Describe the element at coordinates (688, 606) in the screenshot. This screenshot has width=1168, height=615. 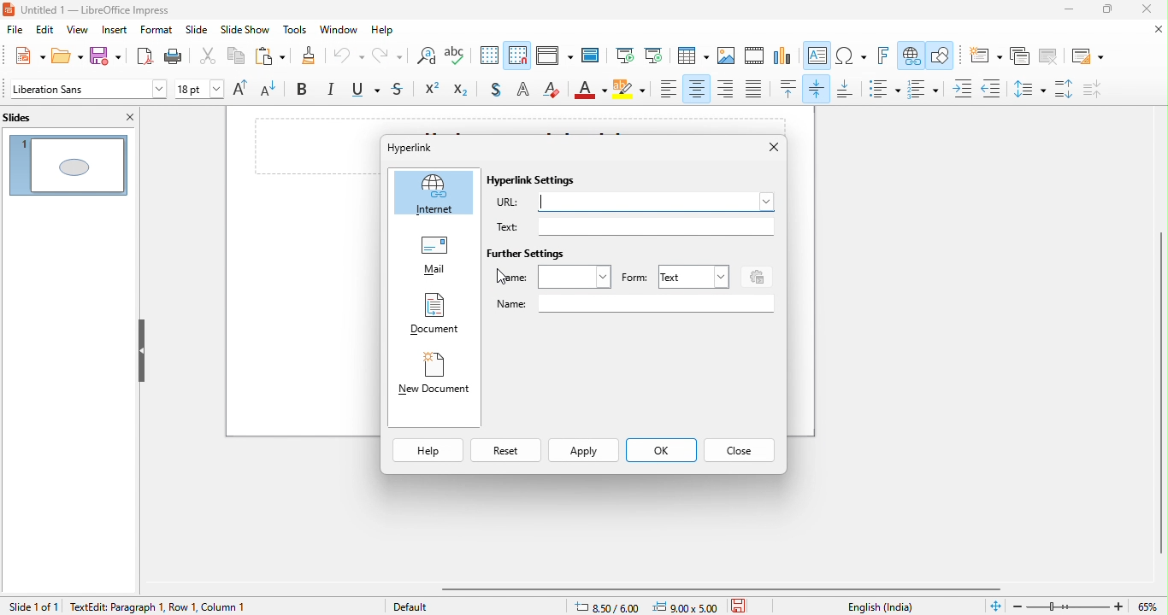
I see `9.00 x5.00` at that location.